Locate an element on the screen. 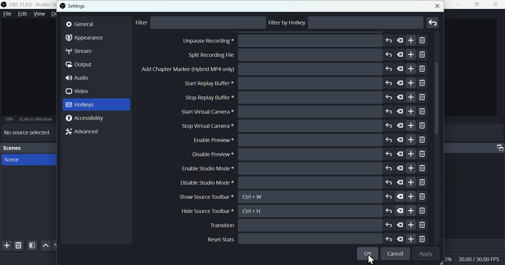 The width and height of the screenshot is (505, 265). Performance bar paanchala is located at coordinates (480, 260).